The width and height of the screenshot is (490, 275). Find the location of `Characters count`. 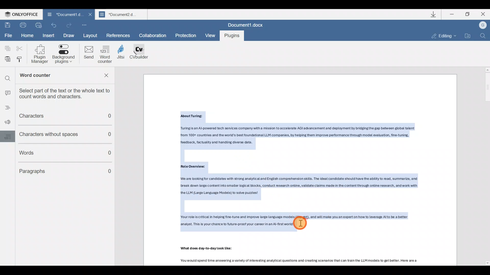

Characters count is located at coordinates (62, 117).